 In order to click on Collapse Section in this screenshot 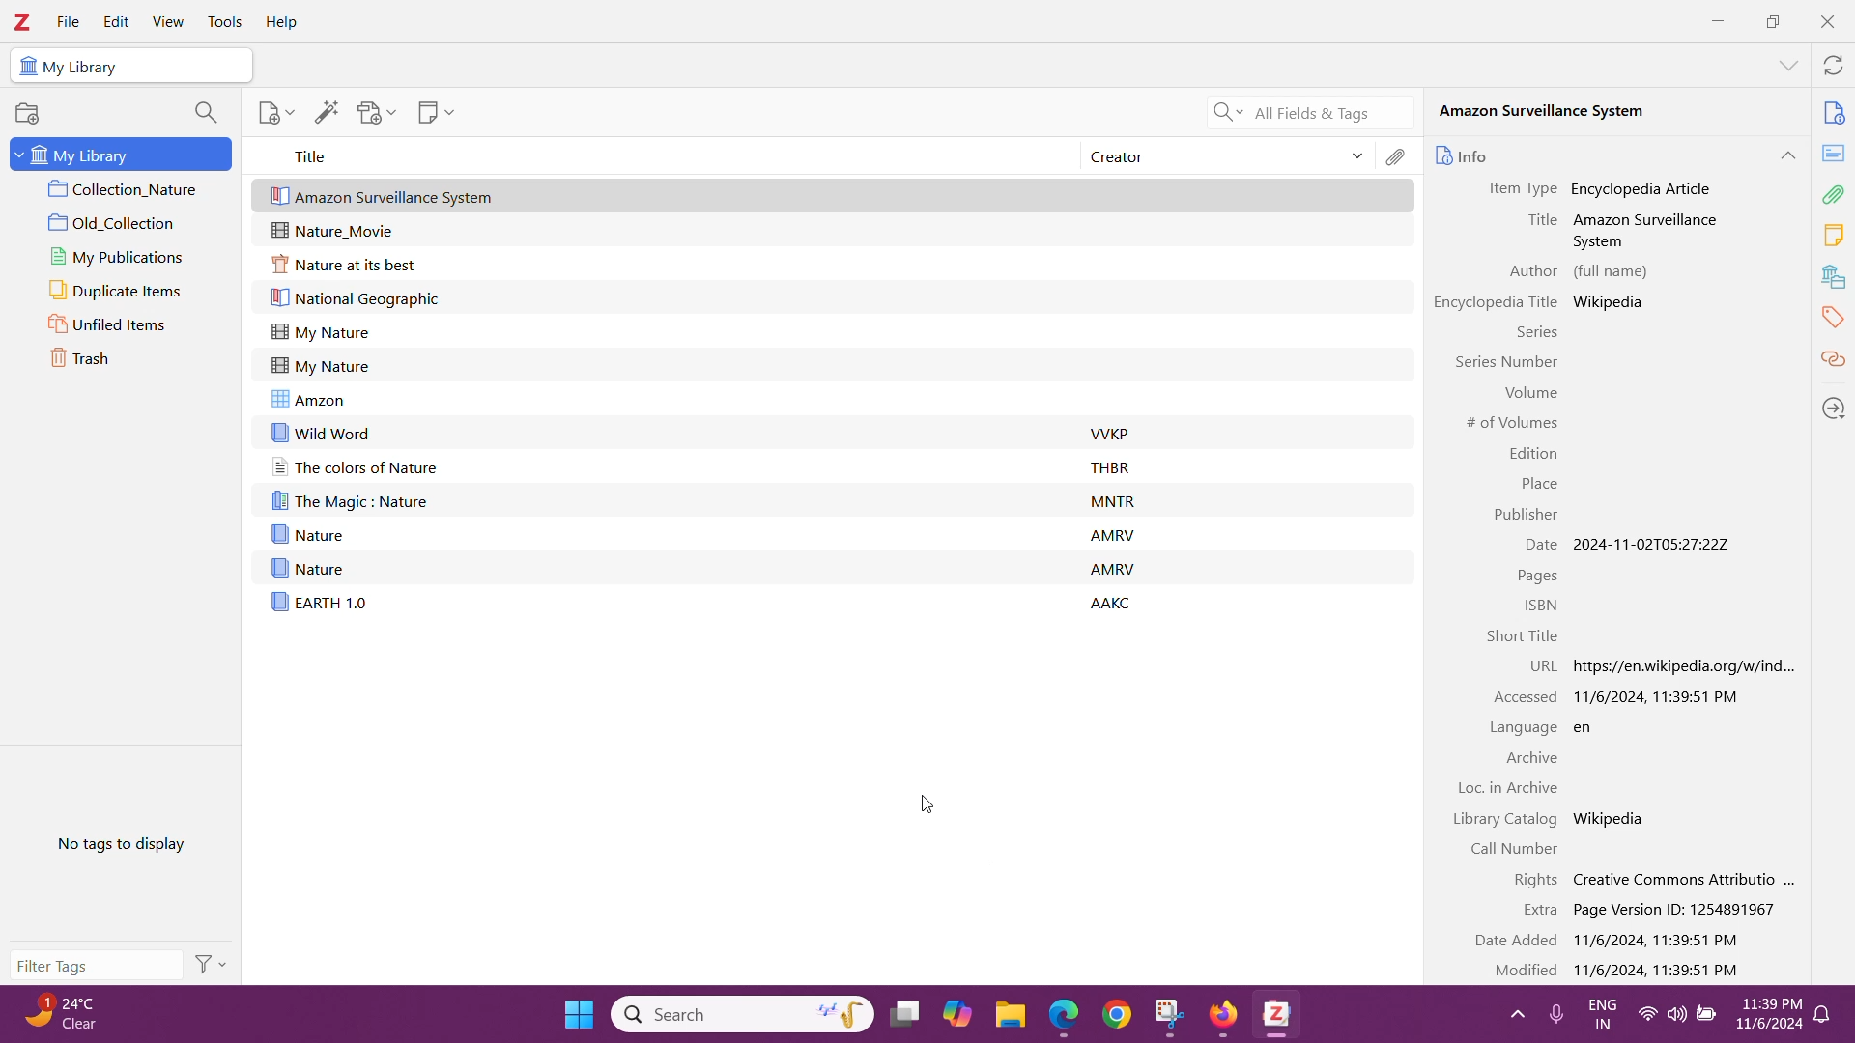, I will do `click(1785, 154)`.